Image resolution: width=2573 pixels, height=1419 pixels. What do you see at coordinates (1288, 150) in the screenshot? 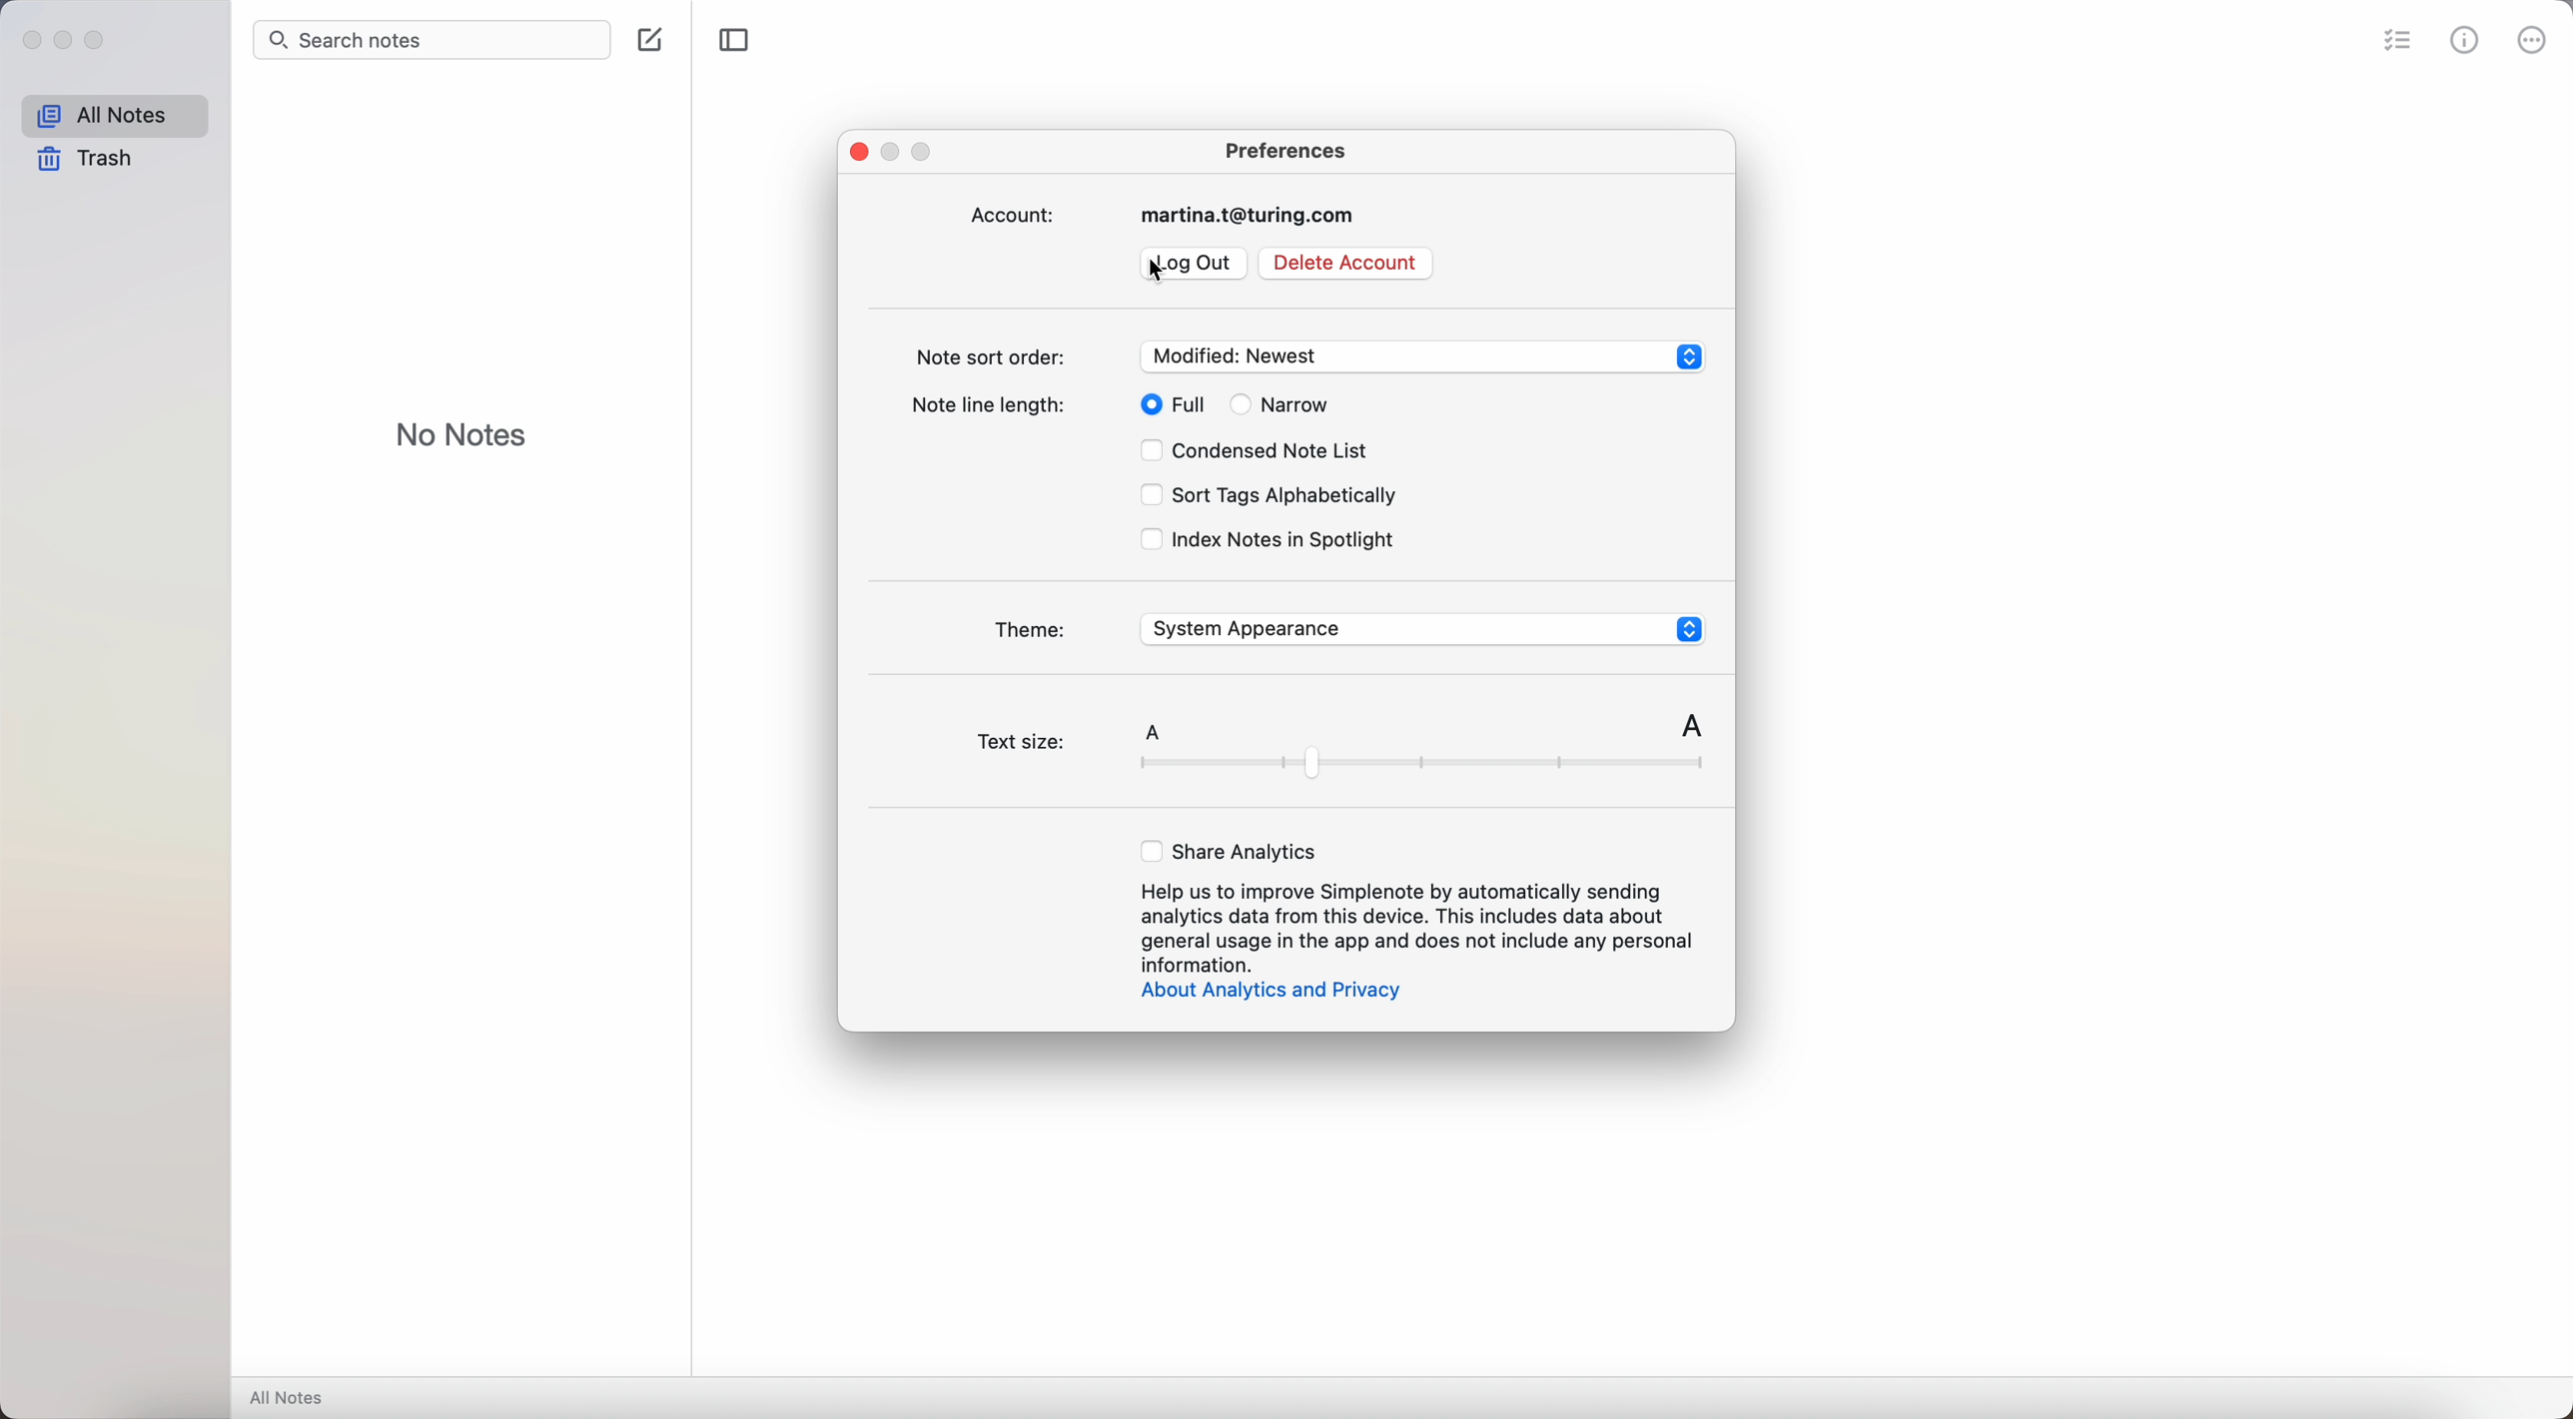
I see `preferences` at bounding box center [1288, 150].